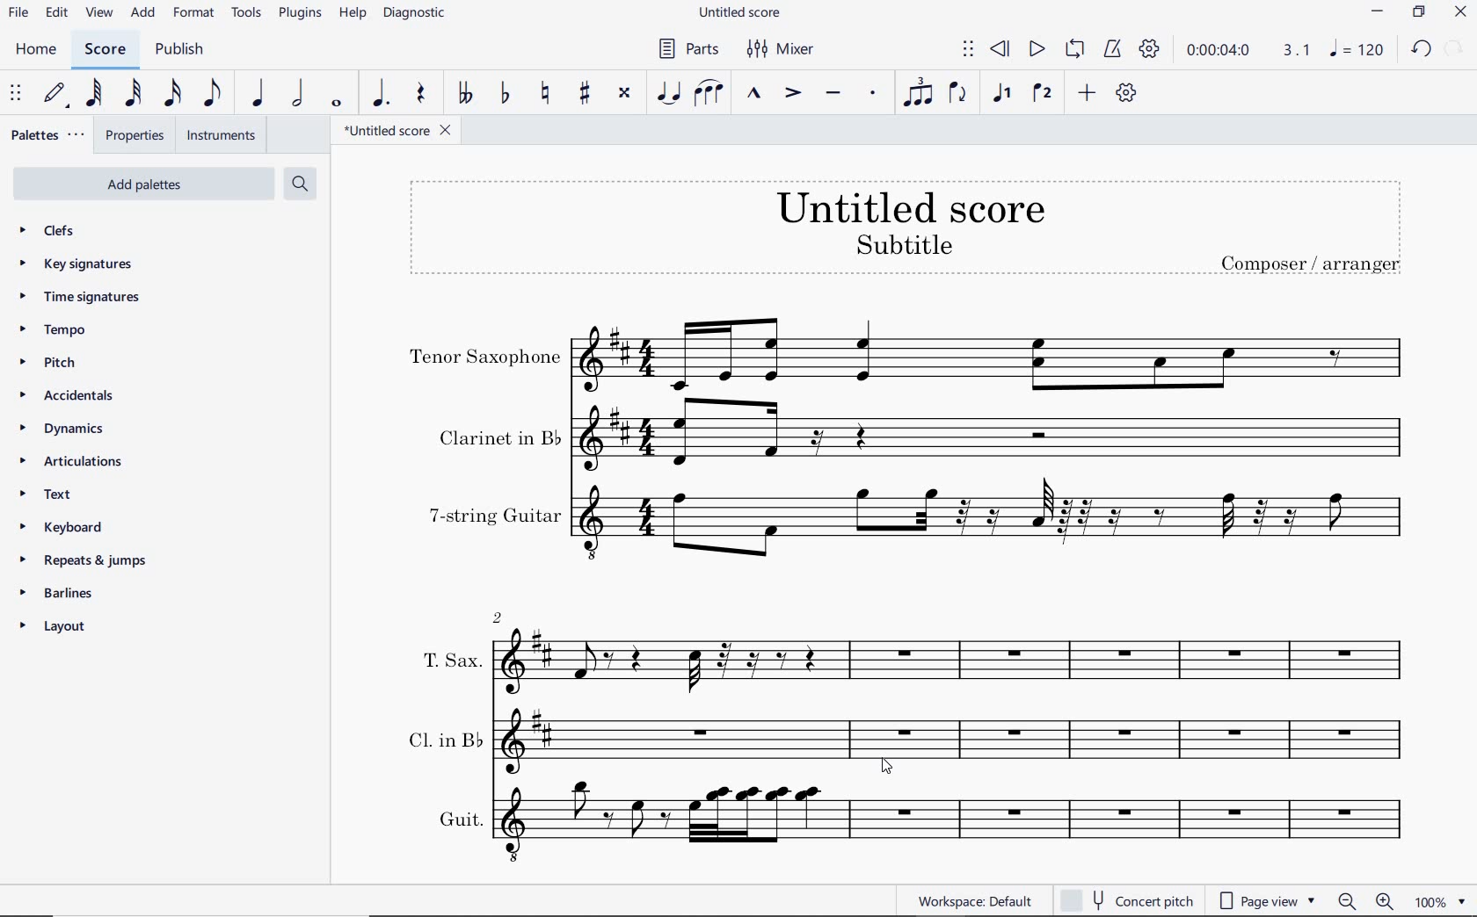 The width and height of the screenshot is (1477, 917). Describe the element at coordinates (1115, 49) in the screenshot. I see `METRONOME` at that location.